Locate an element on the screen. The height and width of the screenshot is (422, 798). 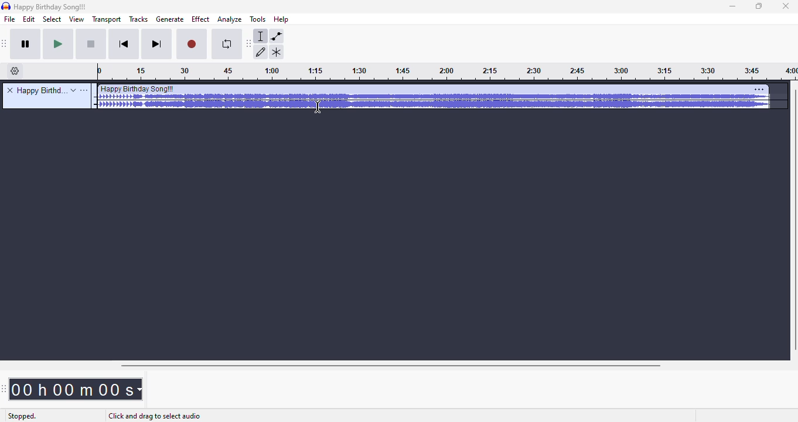
stop is located at coordinates (92, 45).